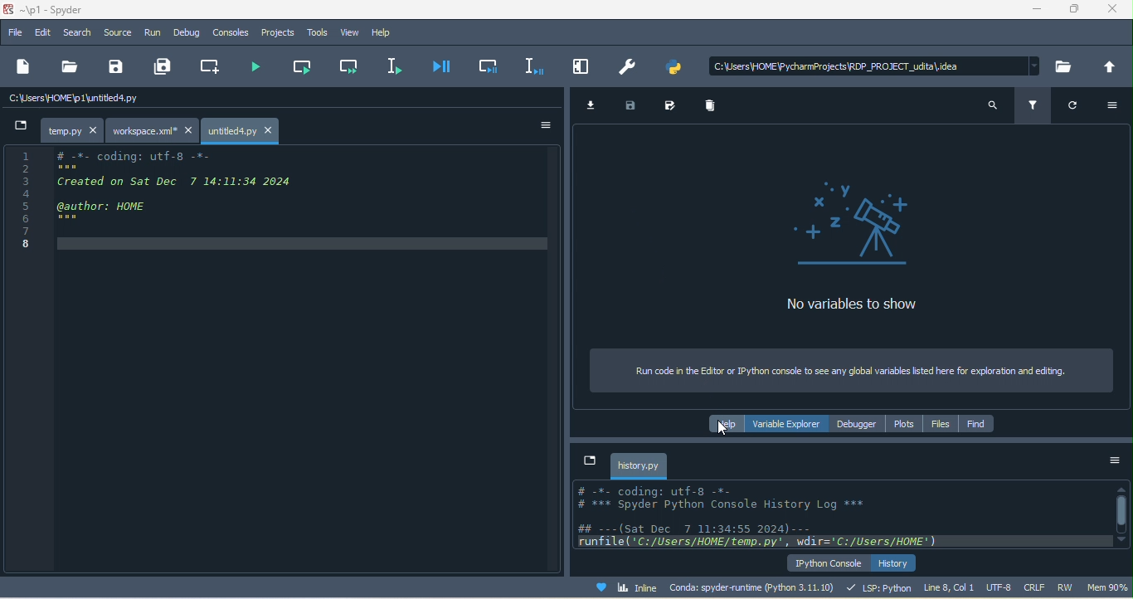 The width and height of the screenshot is (1133, 599). I want to click on consoles, so click(231, 33).